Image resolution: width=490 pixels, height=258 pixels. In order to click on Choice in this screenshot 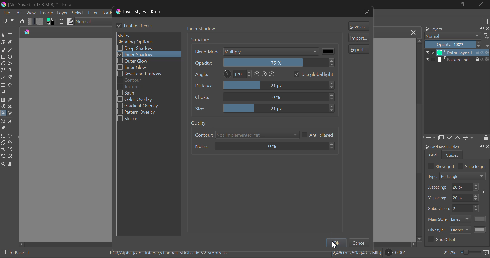, I will do `click(264, 98)`.